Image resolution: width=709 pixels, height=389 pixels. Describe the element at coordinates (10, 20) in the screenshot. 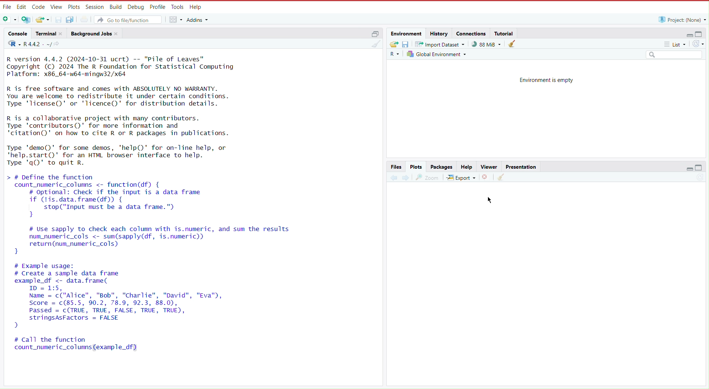

I see `New File` at that location.